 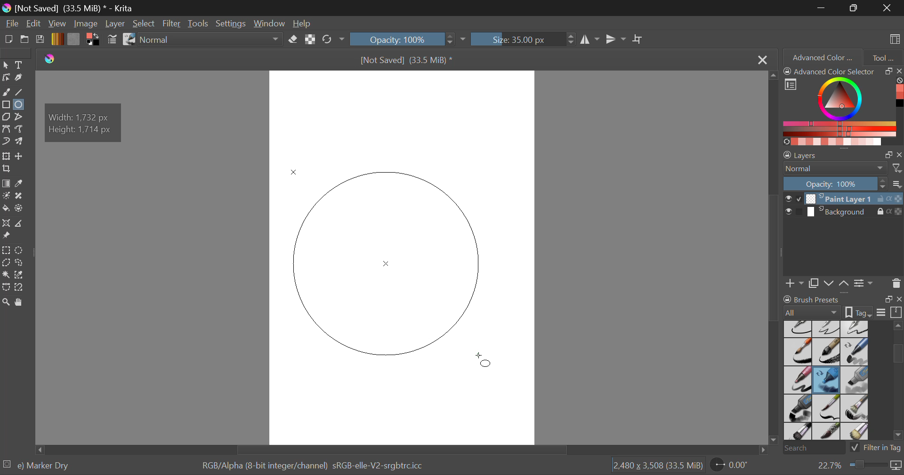 What do you see at coordinates (6, 184) in the screenshot?
I see `Gradient Fill` at bounding box center [6, 184].